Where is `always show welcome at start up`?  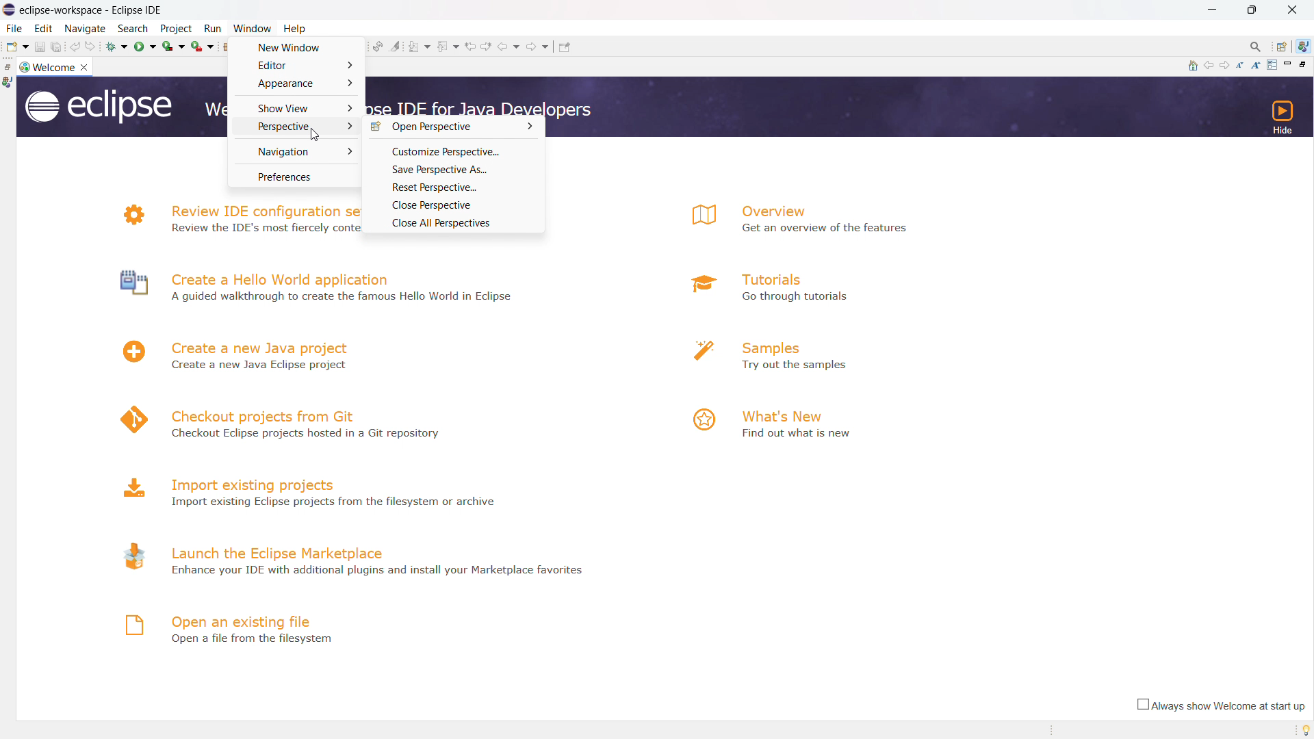 always show welcome at start up is located at coordinates (1218, 705).